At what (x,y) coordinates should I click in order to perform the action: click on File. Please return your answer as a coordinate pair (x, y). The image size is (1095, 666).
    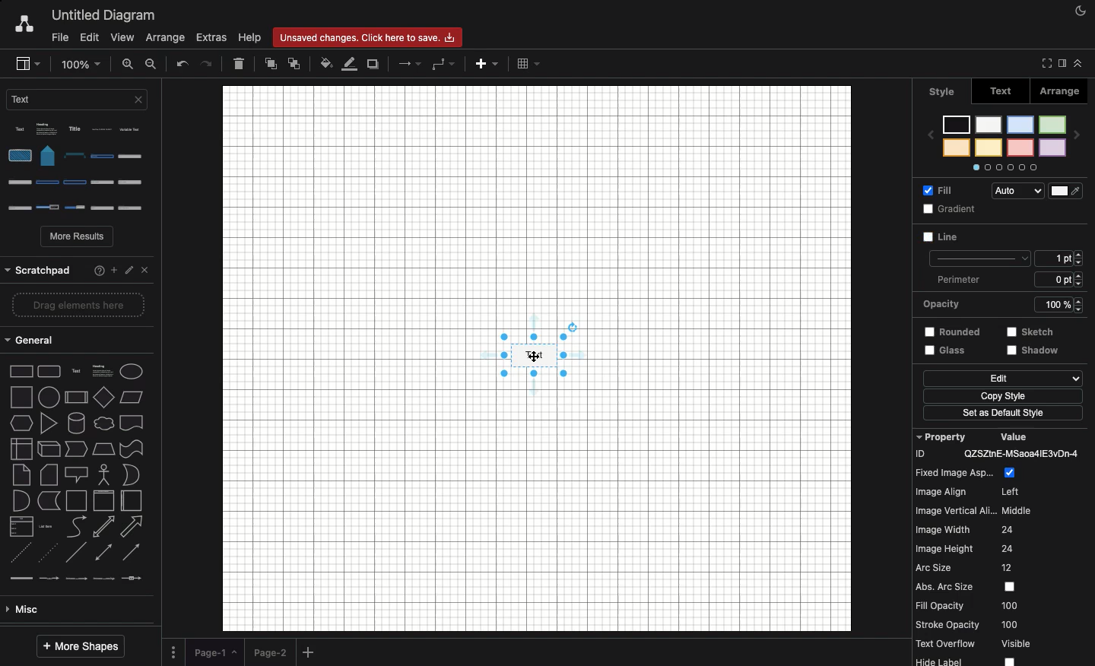
    Looking at the image, I should click on (58, 38).